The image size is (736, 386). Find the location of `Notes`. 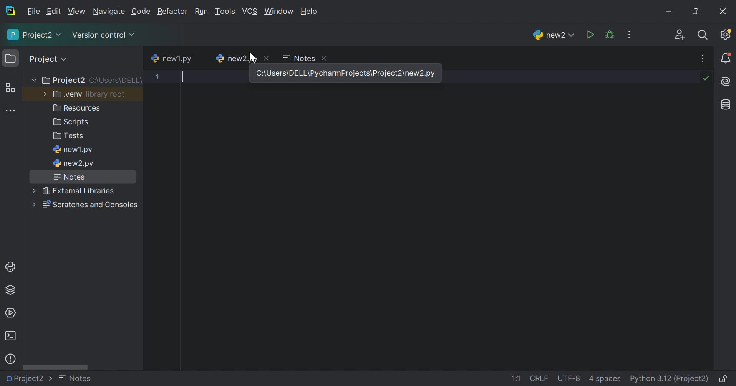

Notes is located at coordinates (68, 177).